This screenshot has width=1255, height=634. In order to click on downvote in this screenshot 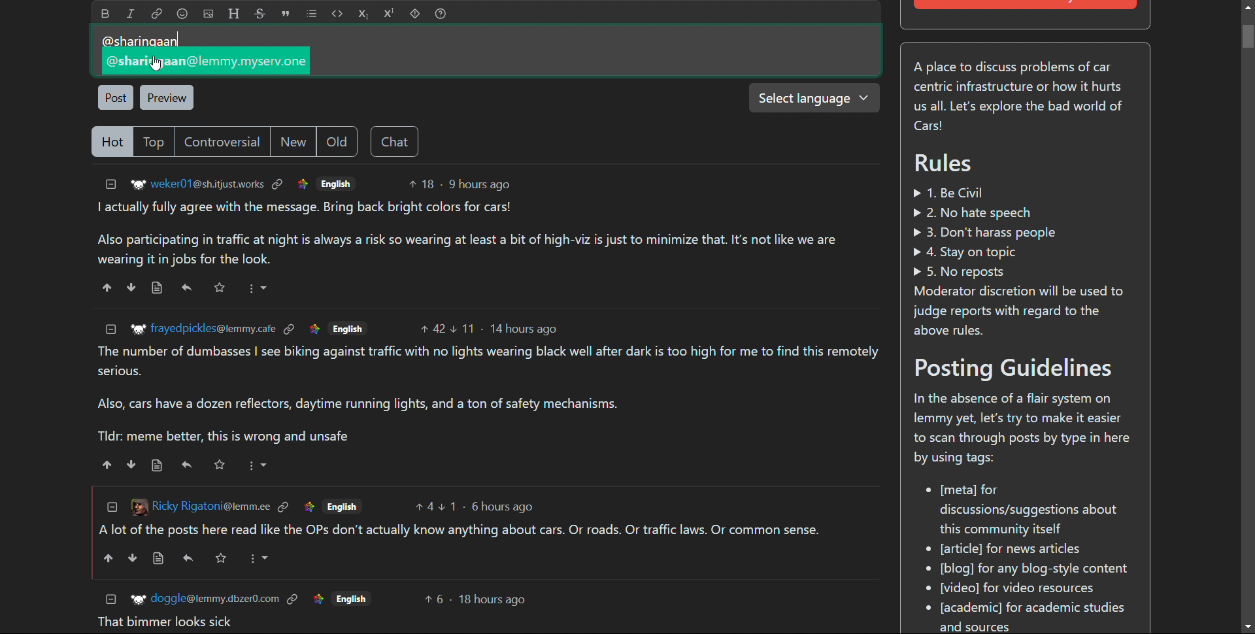, I will do `click(132, 558)`.